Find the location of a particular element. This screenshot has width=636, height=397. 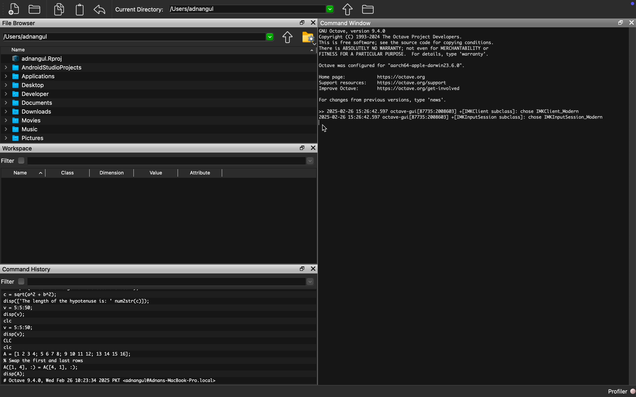

v = 5:5:50; is located at coordinates (18, 327).